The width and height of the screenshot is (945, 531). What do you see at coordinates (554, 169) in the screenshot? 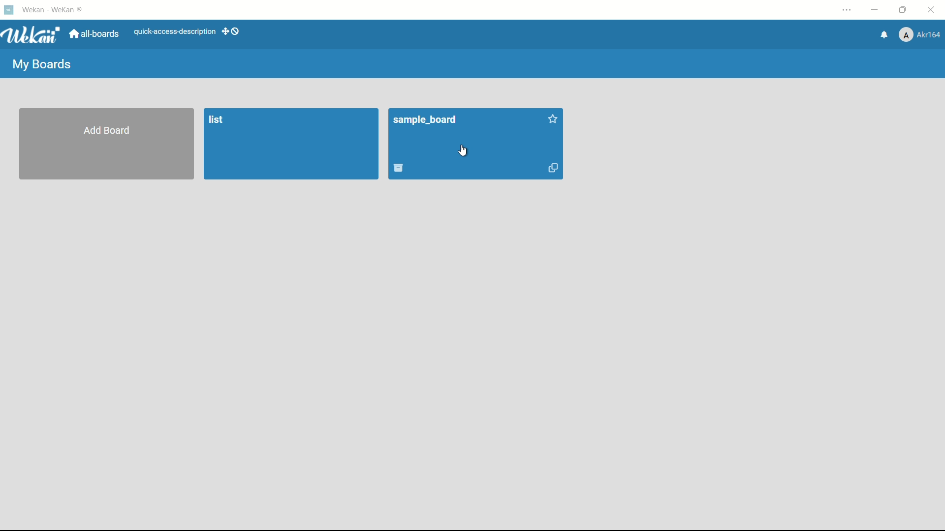
I see `duplicate board` at bounding box center [554, 169].